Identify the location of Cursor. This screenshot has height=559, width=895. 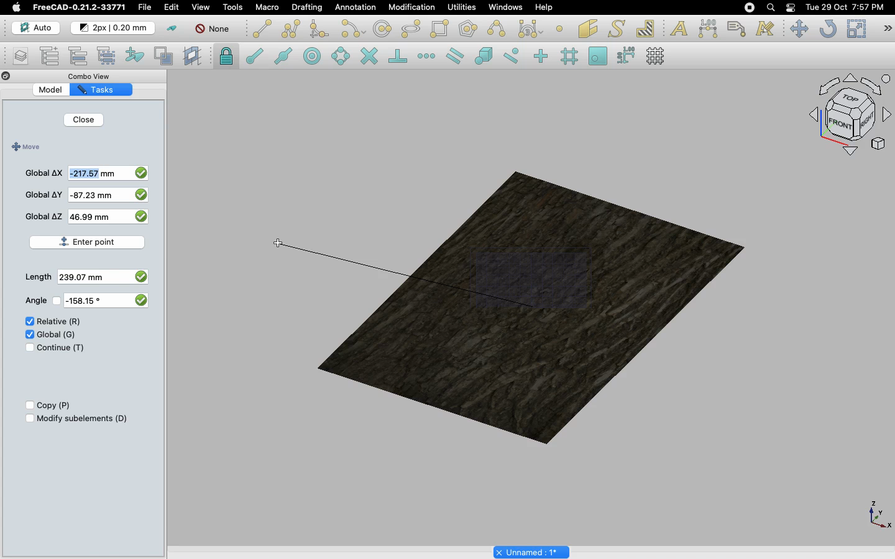
(279, 244).